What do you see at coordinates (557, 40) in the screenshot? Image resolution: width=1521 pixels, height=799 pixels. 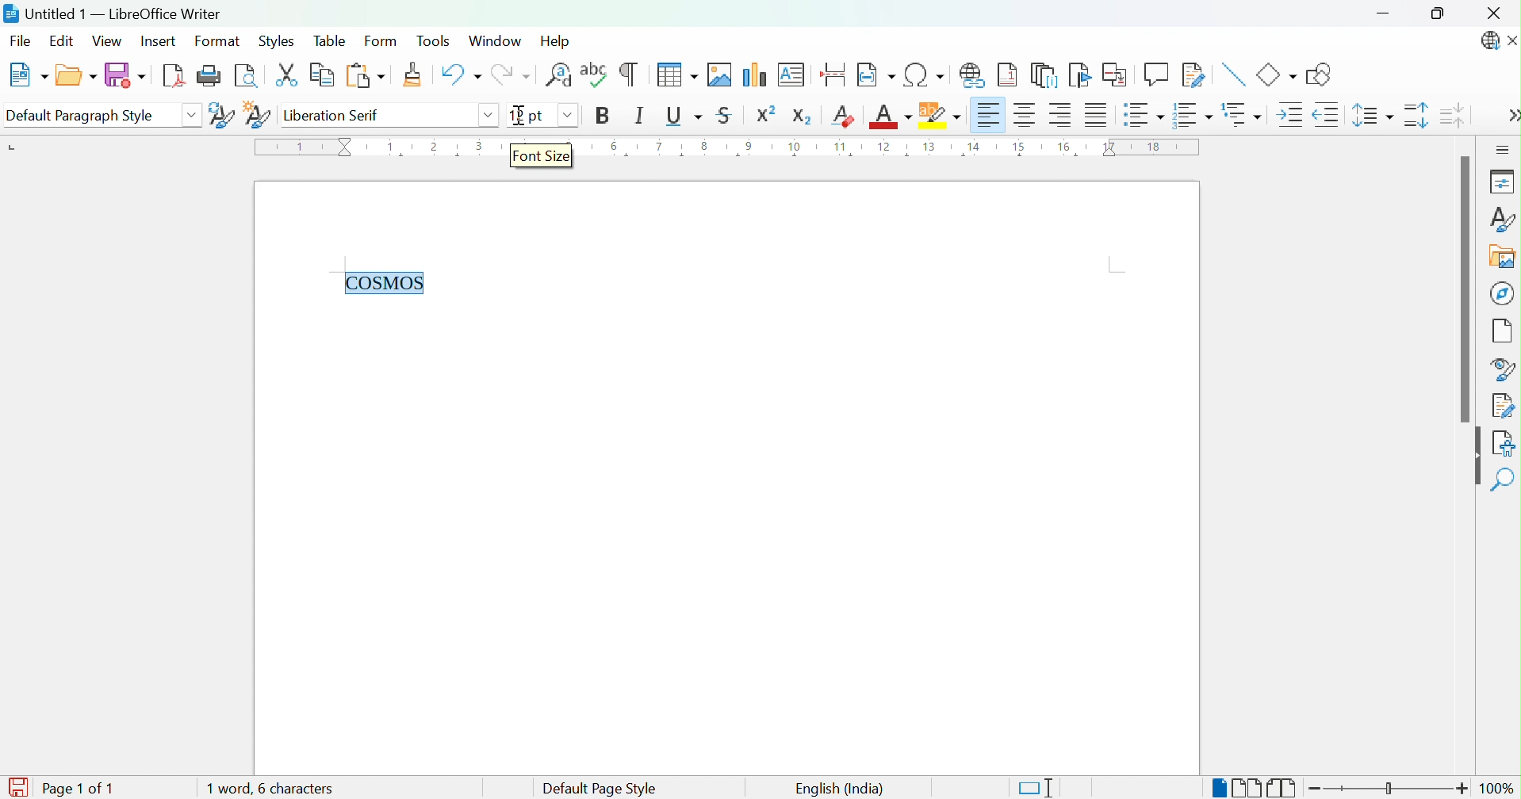 I see `Help` at bounding box center [557, 40].